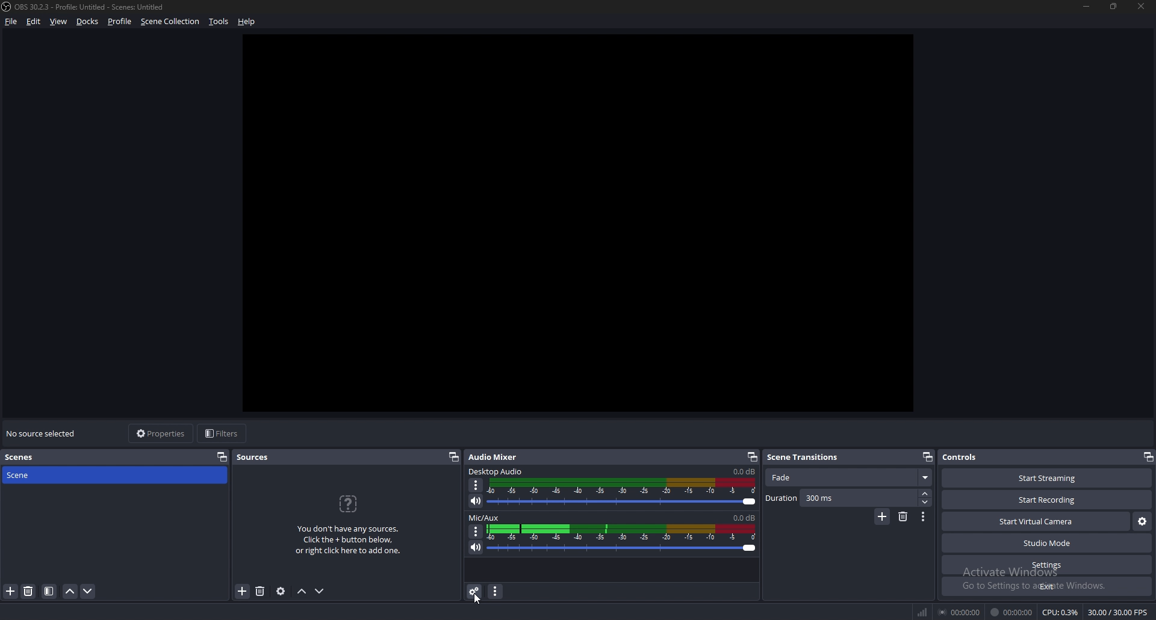 The width and height of the screenshot is (1156, 620). Describe the element at coordinates (88, 592) in the screenshot. I see `move scene down` at that location.